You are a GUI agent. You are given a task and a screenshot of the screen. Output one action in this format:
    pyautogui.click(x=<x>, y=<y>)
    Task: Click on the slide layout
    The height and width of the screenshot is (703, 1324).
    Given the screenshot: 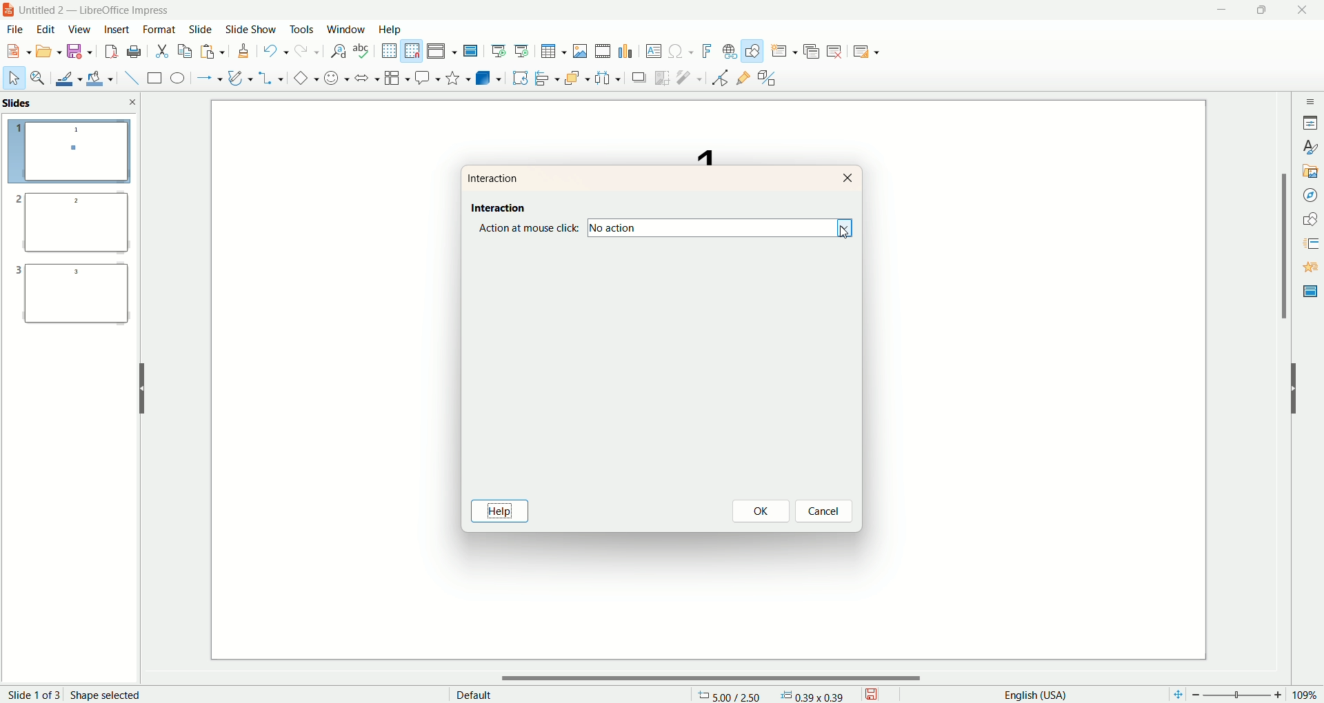 What is the action you would take?
    pyautogui.click(x=875, y=53)
    